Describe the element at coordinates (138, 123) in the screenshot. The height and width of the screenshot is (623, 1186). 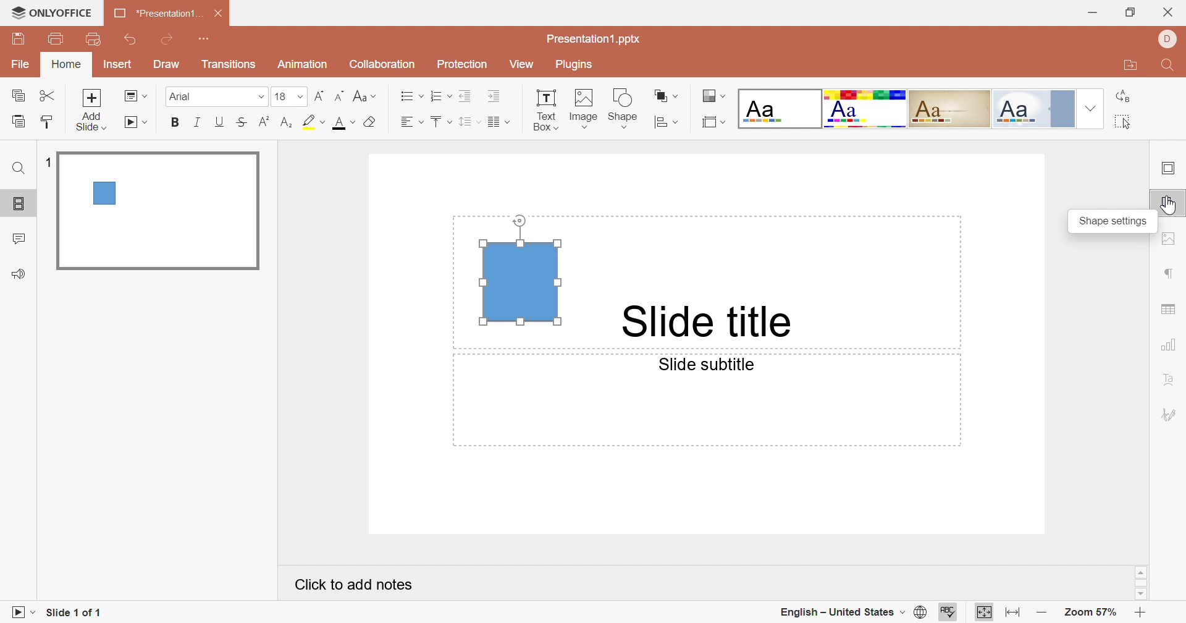
I see `Start slideshow` at that location.